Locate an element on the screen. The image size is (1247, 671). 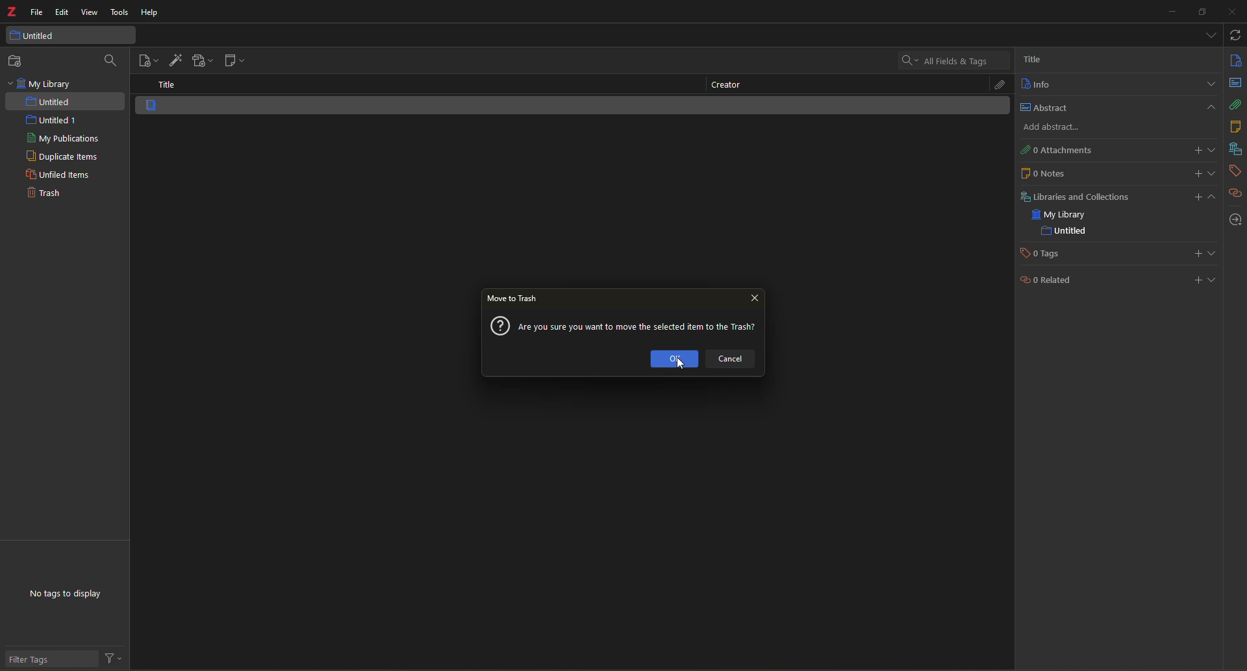
ok is located at coordinates (675, 359).